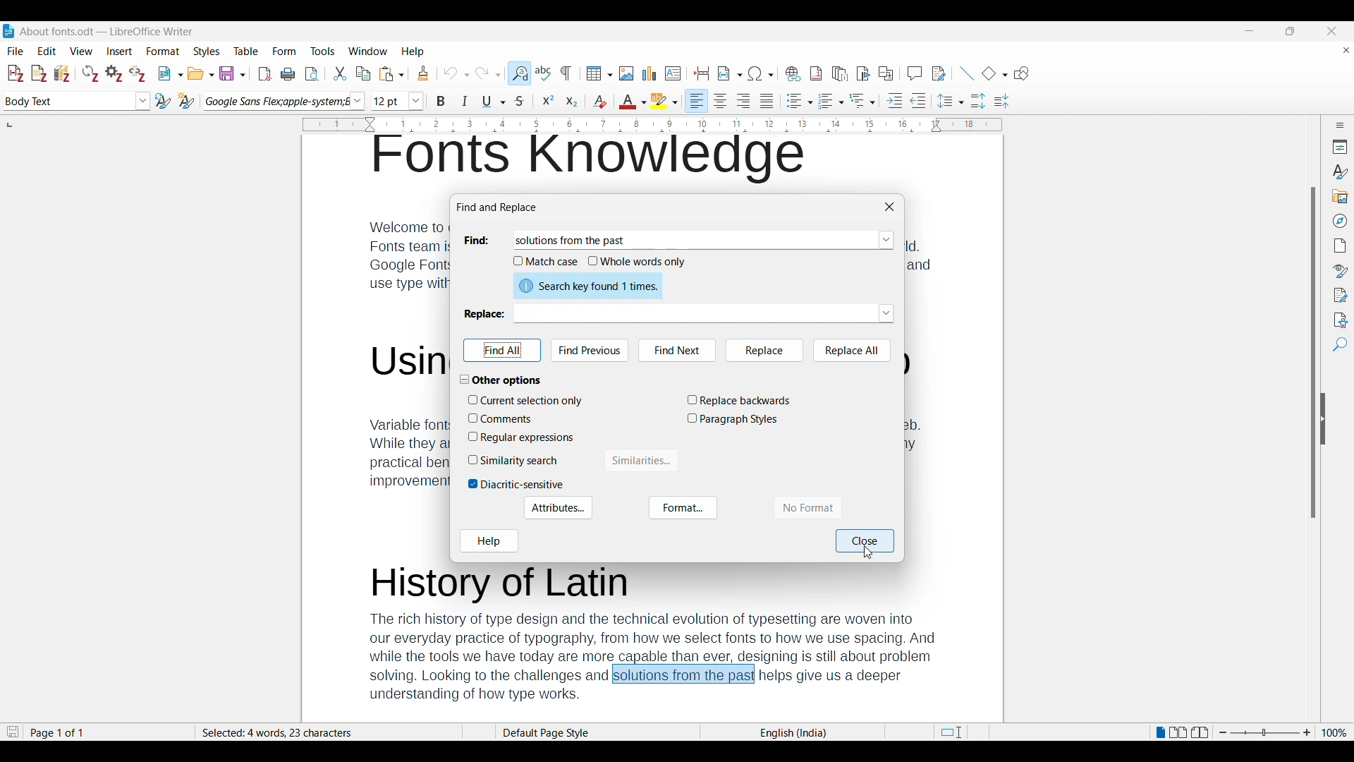  I want to click on Highlight color options and current selection, so click(664, 101).